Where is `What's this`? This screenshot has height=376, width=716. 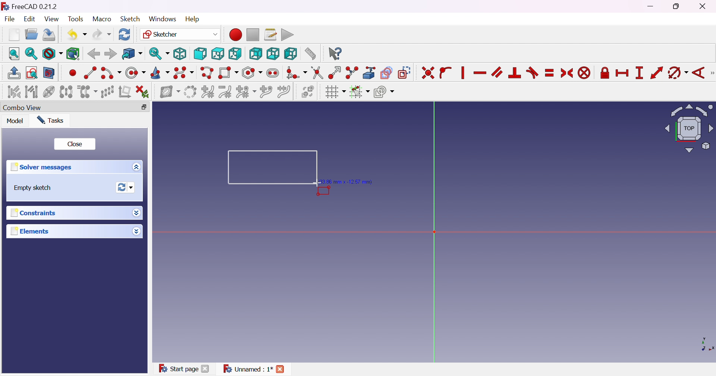
What's this is located at coordinates (335, 54).